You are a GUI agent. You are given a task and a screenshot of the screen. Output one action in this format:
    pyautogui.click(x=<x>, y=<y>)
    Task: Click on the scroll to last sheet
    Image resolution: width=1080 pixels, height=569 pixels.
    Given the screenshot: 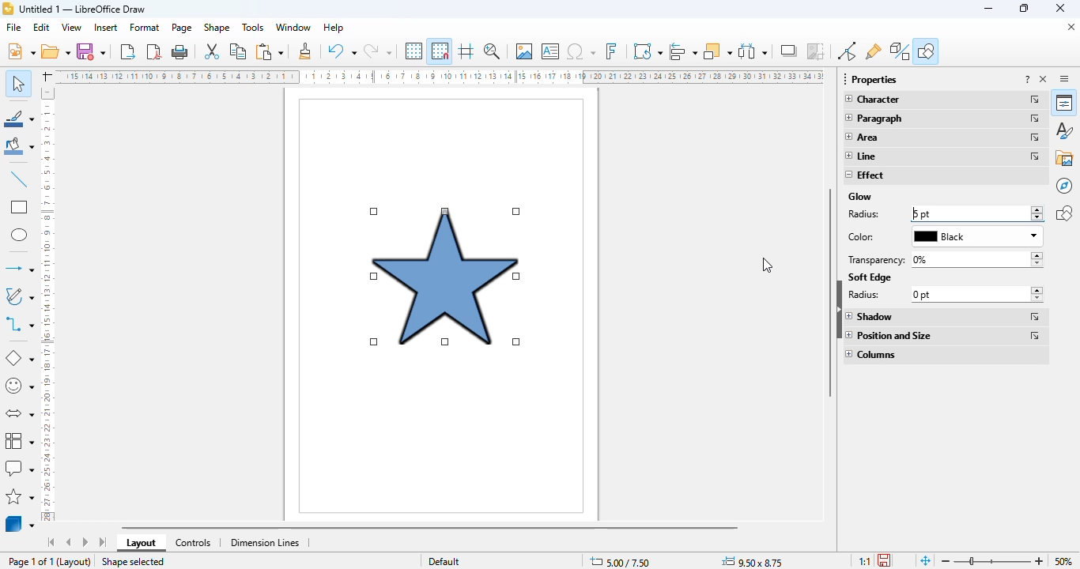 What is the action you would take?
    pyautogui.click(x=104, y=542)
    